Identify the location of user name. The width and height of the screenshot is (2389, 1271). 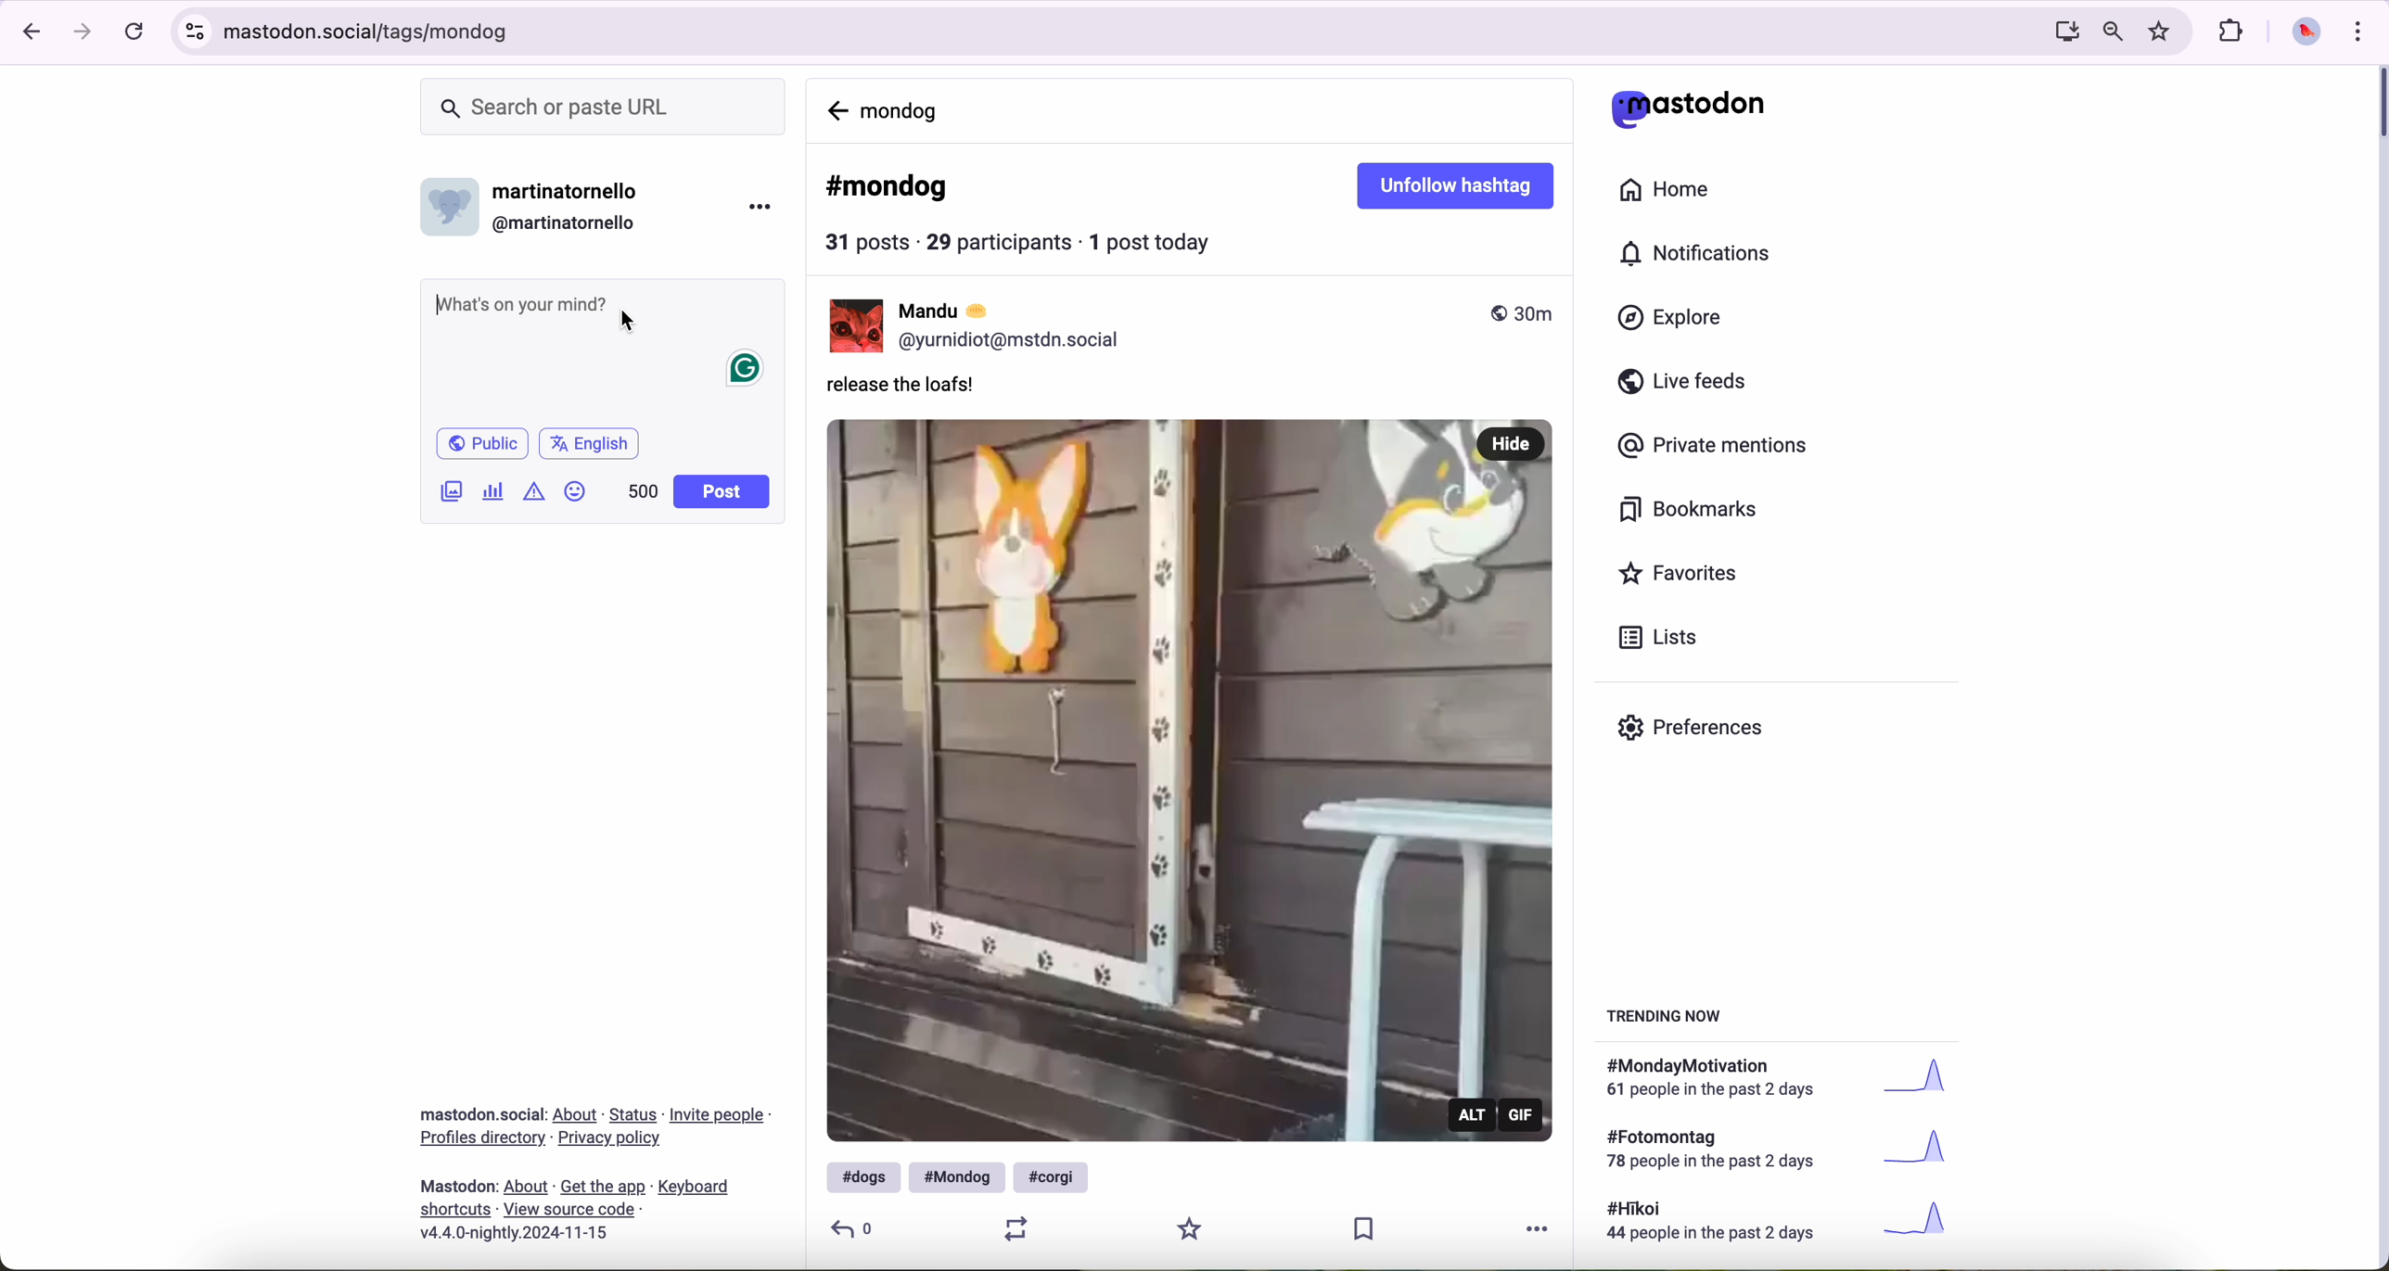
(959, 311).